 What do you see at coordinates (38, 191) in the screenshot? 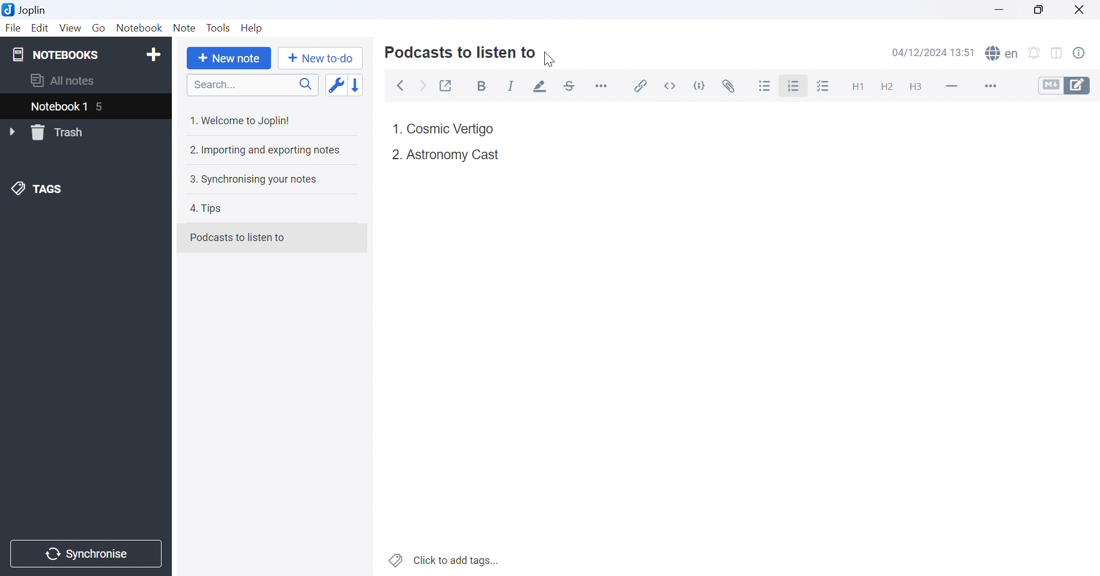
I see `TAGS` at bounding box center [38, 191].